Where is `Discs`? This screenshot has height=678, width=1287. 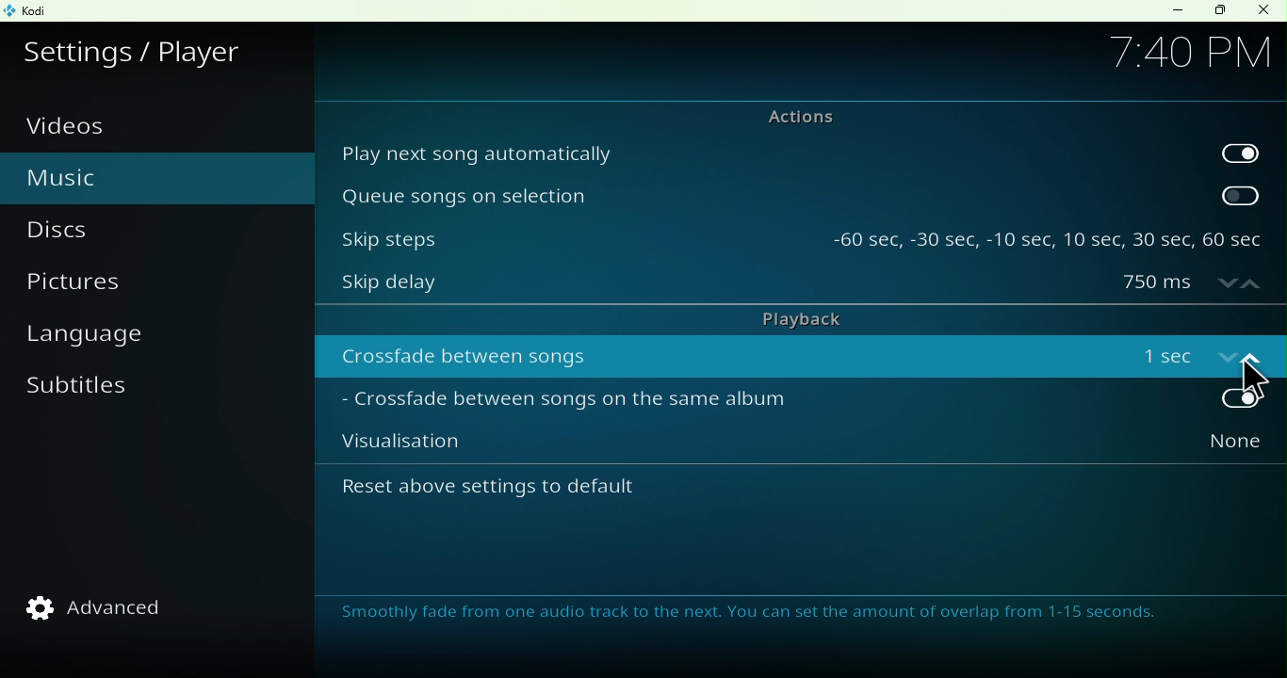 Discs is located at coordinates (86, 231).